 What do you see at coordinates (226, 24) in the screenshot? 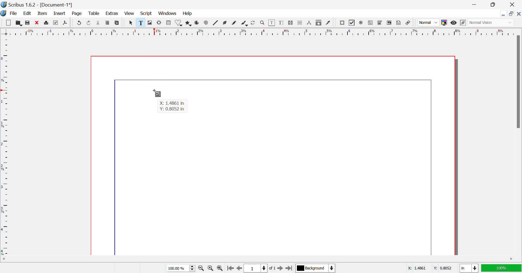
I see `Bezier Curve` at bounding box center [226, 24].